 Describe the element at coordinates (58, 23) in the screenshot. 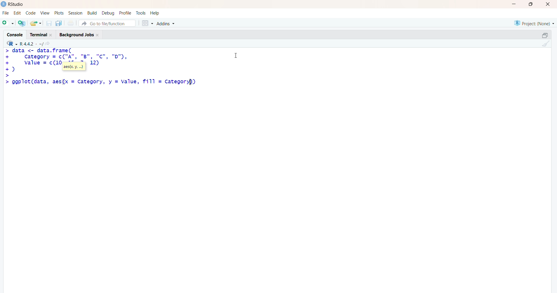

I see `save all open documents` at that location.